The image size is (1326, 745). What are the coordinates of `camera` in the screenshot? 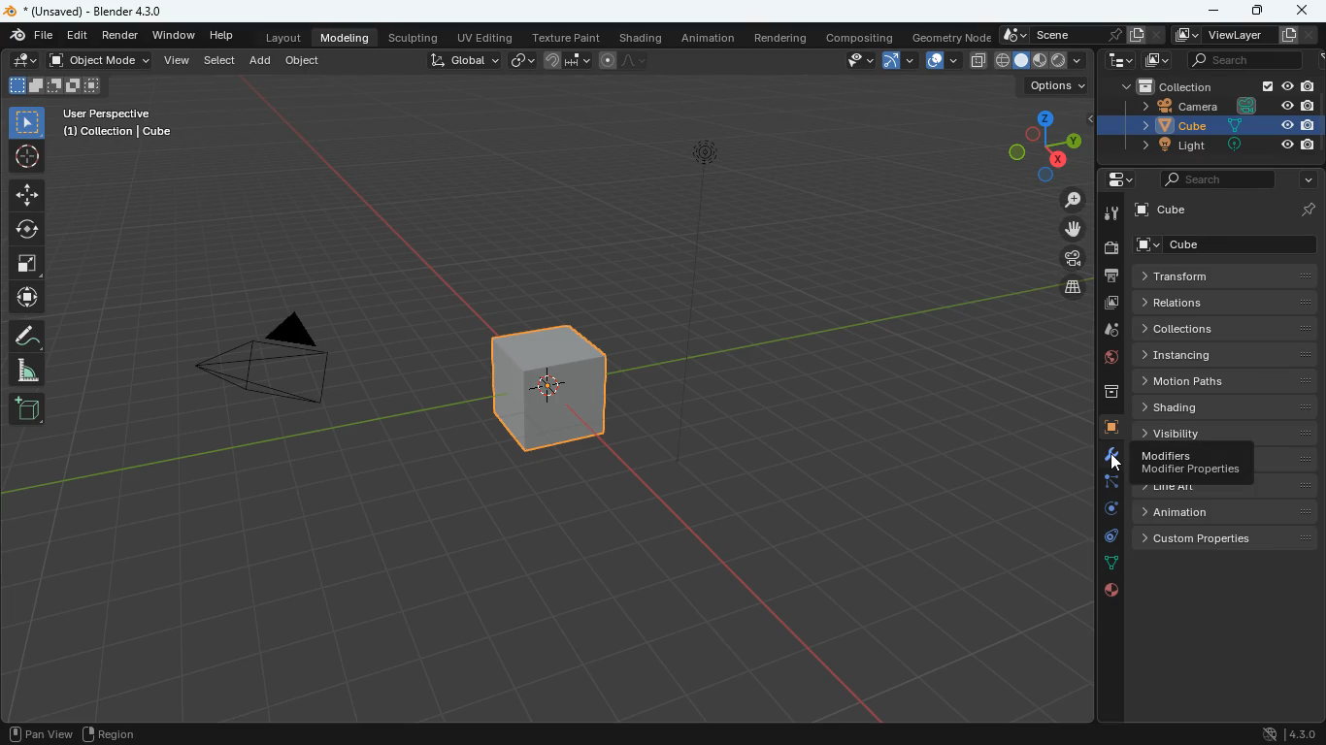 It's located at (1064, 258).